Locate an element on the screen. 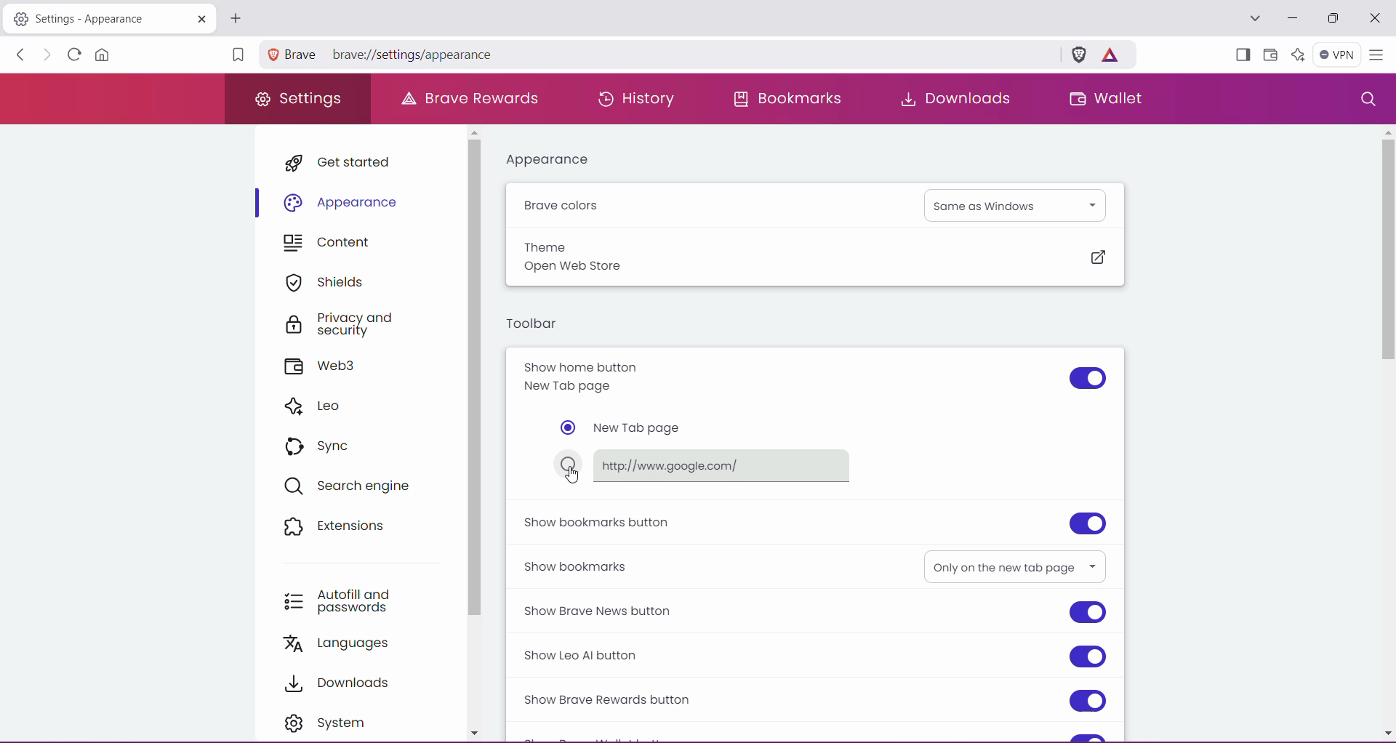  Maximize is located at coordinates (1333, 20).